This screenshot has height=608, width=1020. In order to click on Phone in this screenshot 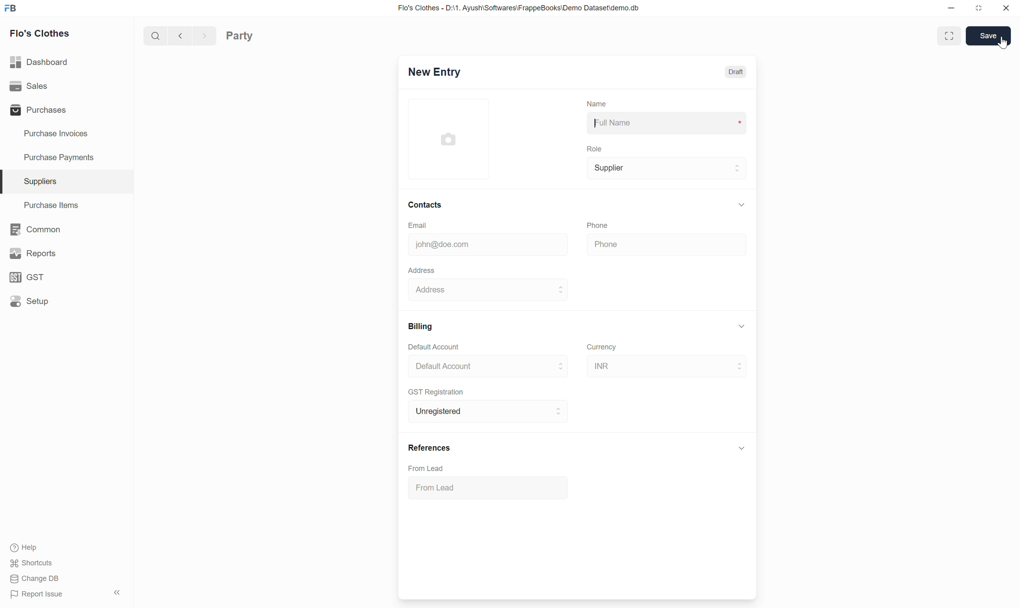, I will do `click(598, 225)`.